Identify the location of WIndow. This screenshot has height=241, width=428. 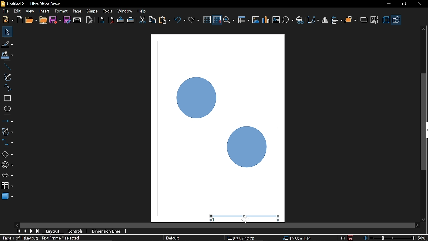
(125, 11).